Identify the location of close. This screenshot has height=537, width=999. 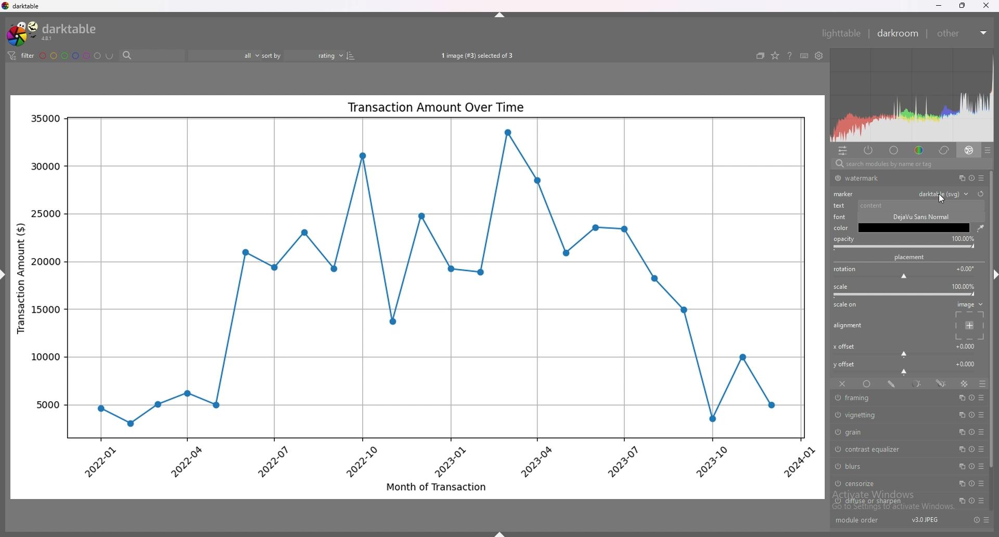
(984, 6).